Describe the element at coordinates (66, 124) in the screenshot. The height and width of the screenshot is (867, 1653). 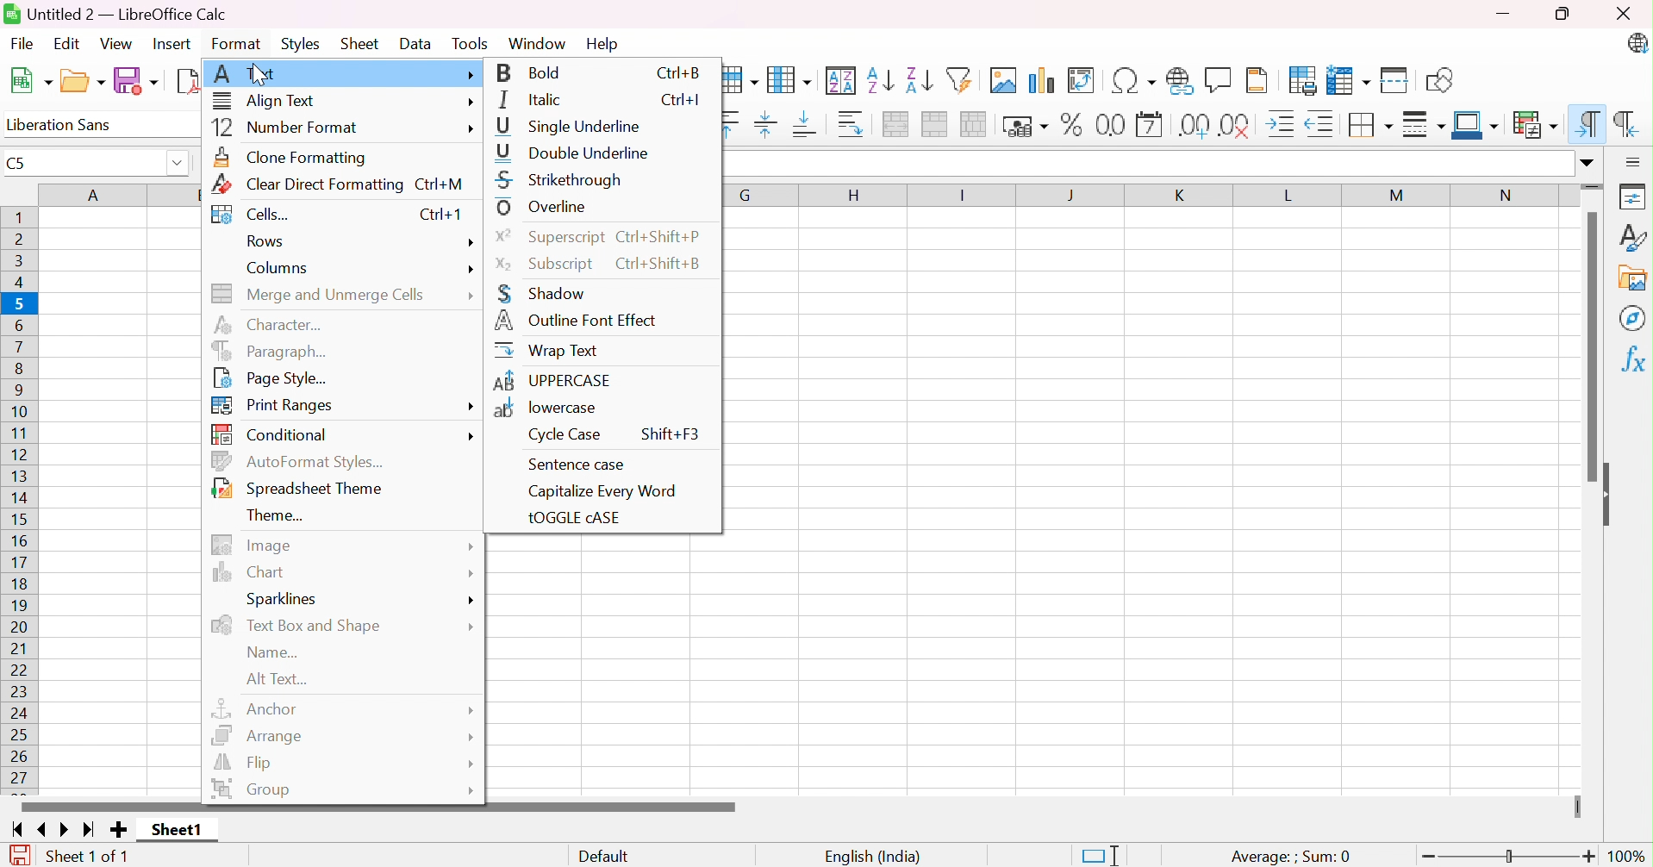
I see `Liberation Sans` at that location.